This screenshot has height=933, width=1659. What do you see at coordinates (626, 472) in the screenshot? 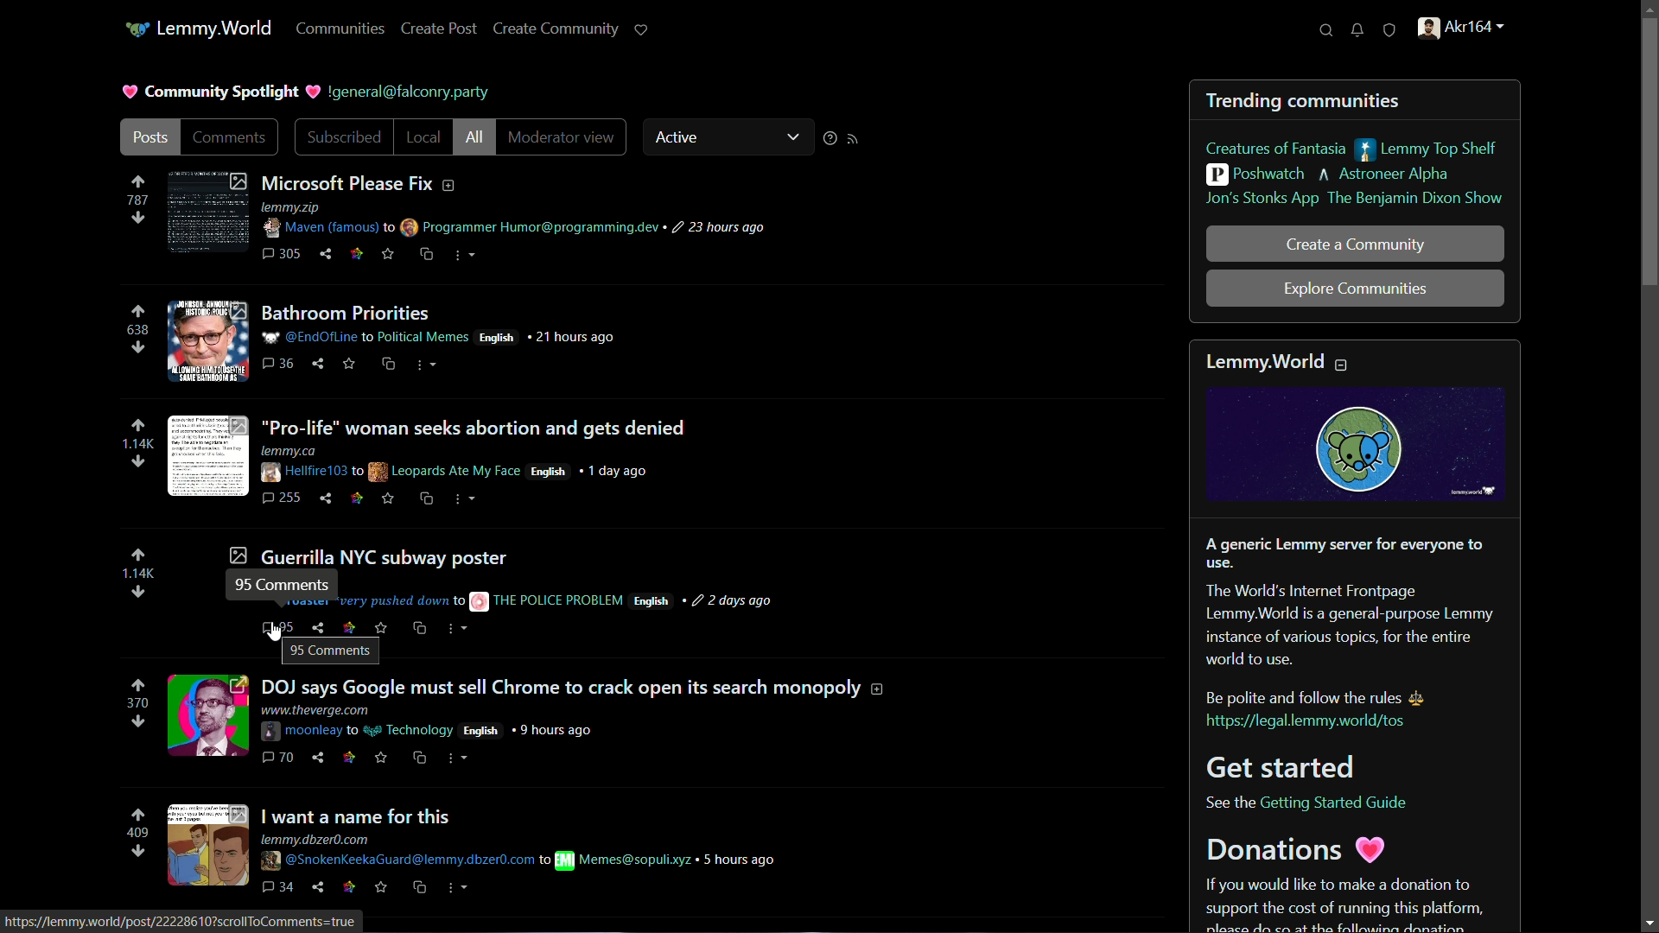
I see `«1day ago` at bounding box center [626, 472].